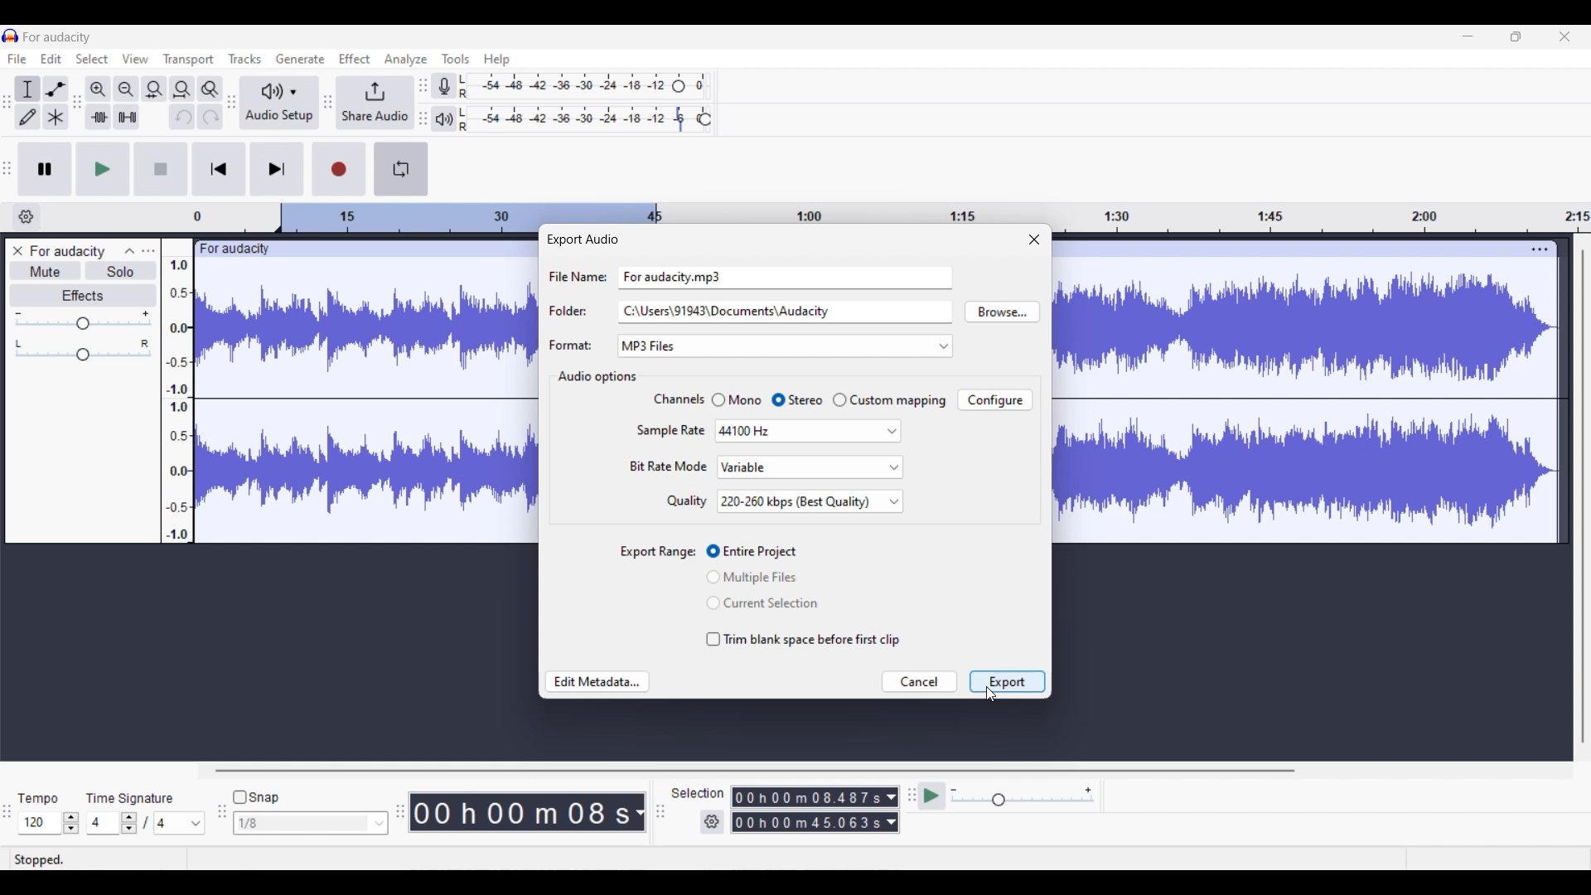  What do you see at coordinates (704, 119) in the screenshot?
I see `Header to change playback speed` at bounding box center [704, 119].